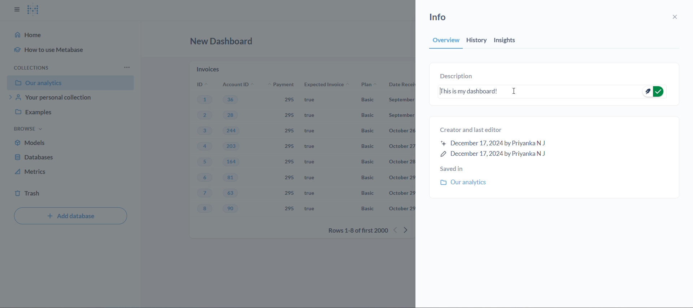 The image size is (693, 308). What do you see at coordinates (478, 41) in the screenshot?
I see `history` at bounding box center [478, 41].